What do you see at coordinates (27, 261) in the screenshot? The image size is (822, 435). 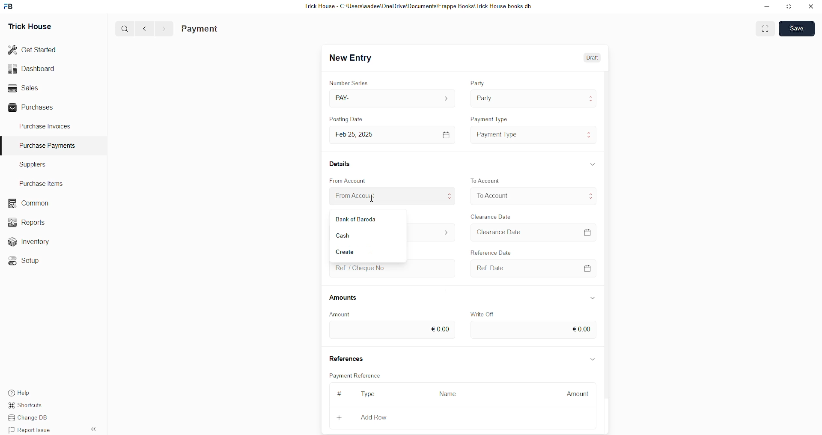 I see `«© Setup` at bounding box center [27, 261].